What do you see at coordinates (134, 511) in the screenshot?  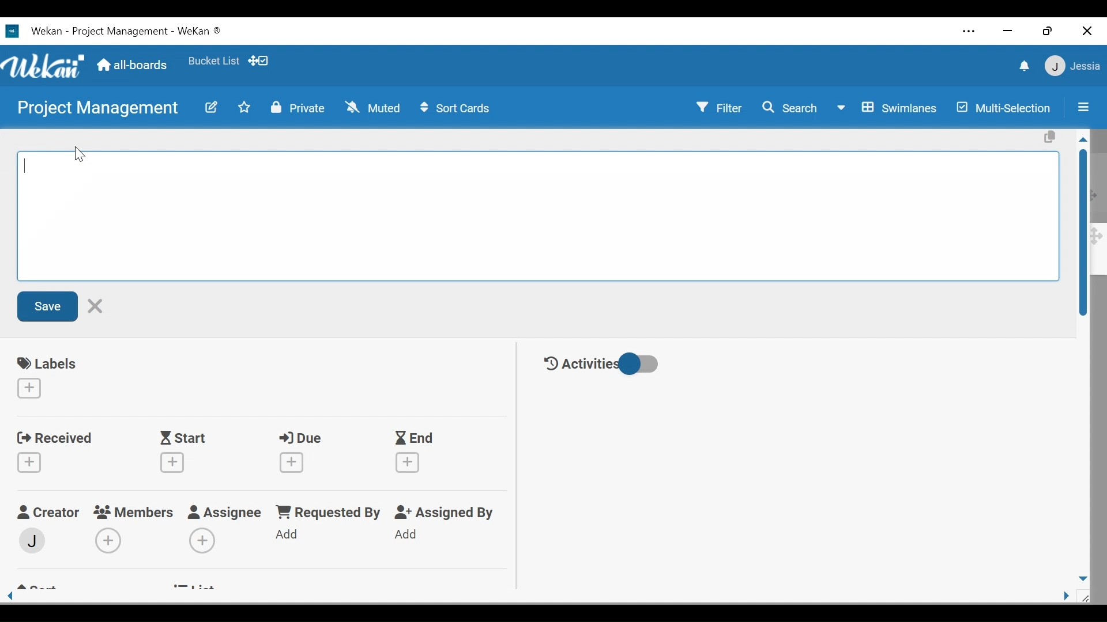 I see `Members` at bounding box center [134, 511].